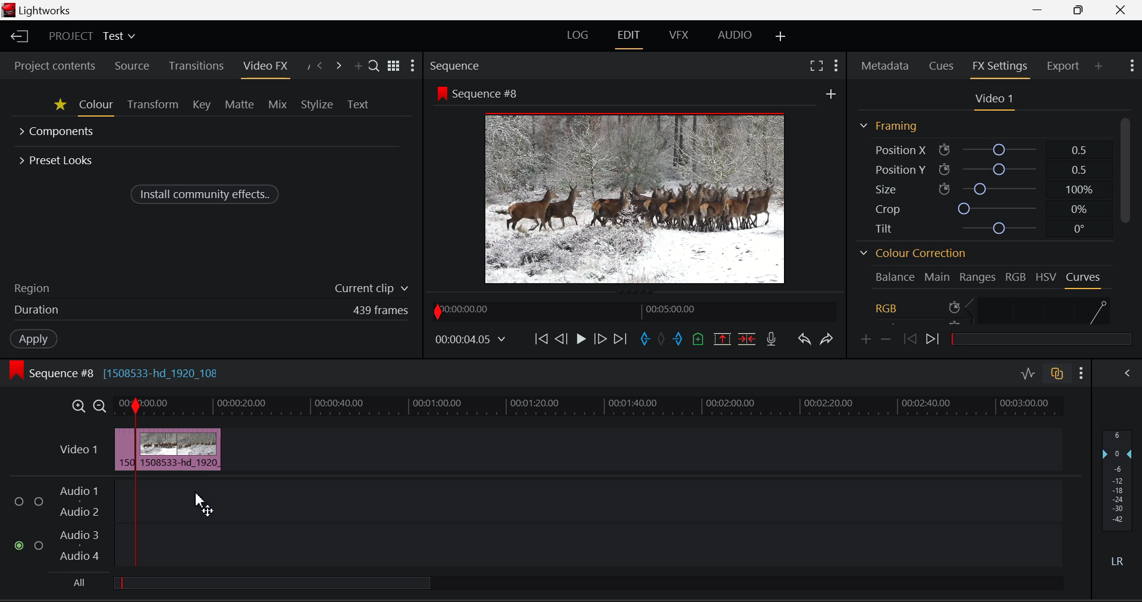 This screenshot has height=602, width=1142. Describe the element at coordinates (825, 339) in the screenshot. I see `Redo` at that location.